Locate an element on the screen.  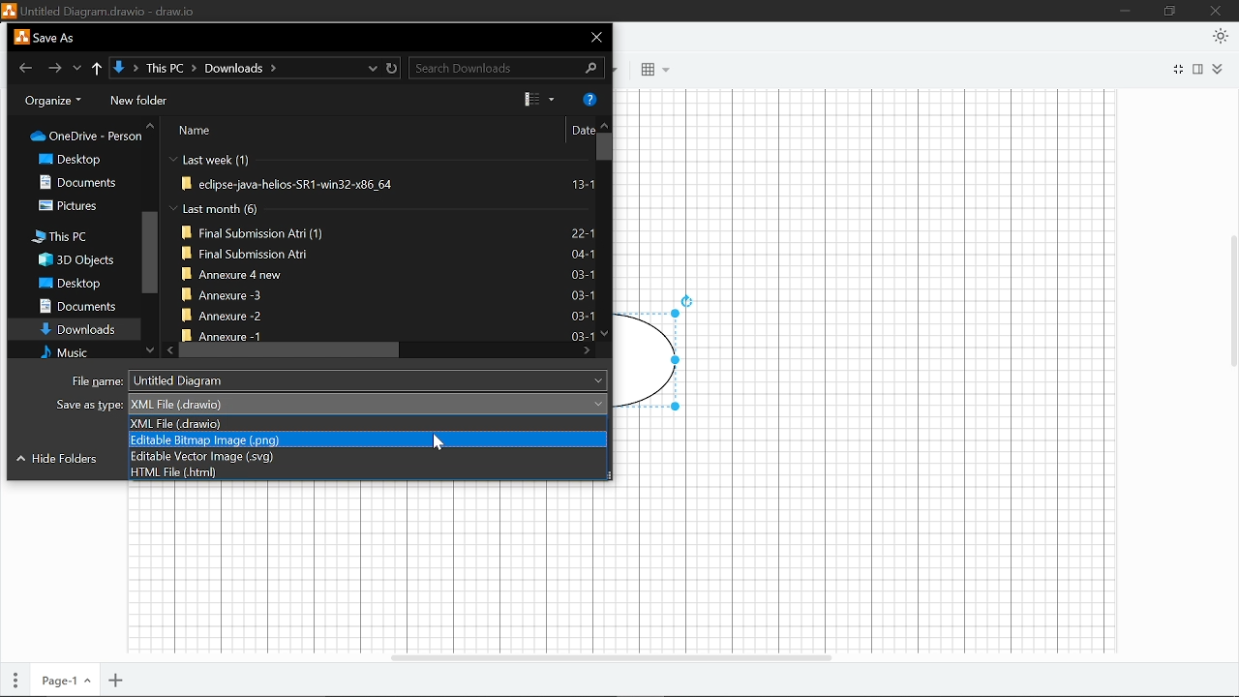
Move down in files in "Downloads" is located at coordinates (603, 333).